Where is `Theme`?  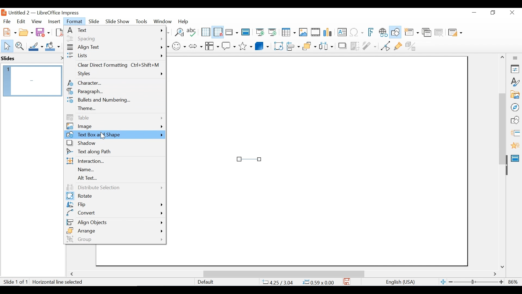 Theme is located at coordinates (114, 108).